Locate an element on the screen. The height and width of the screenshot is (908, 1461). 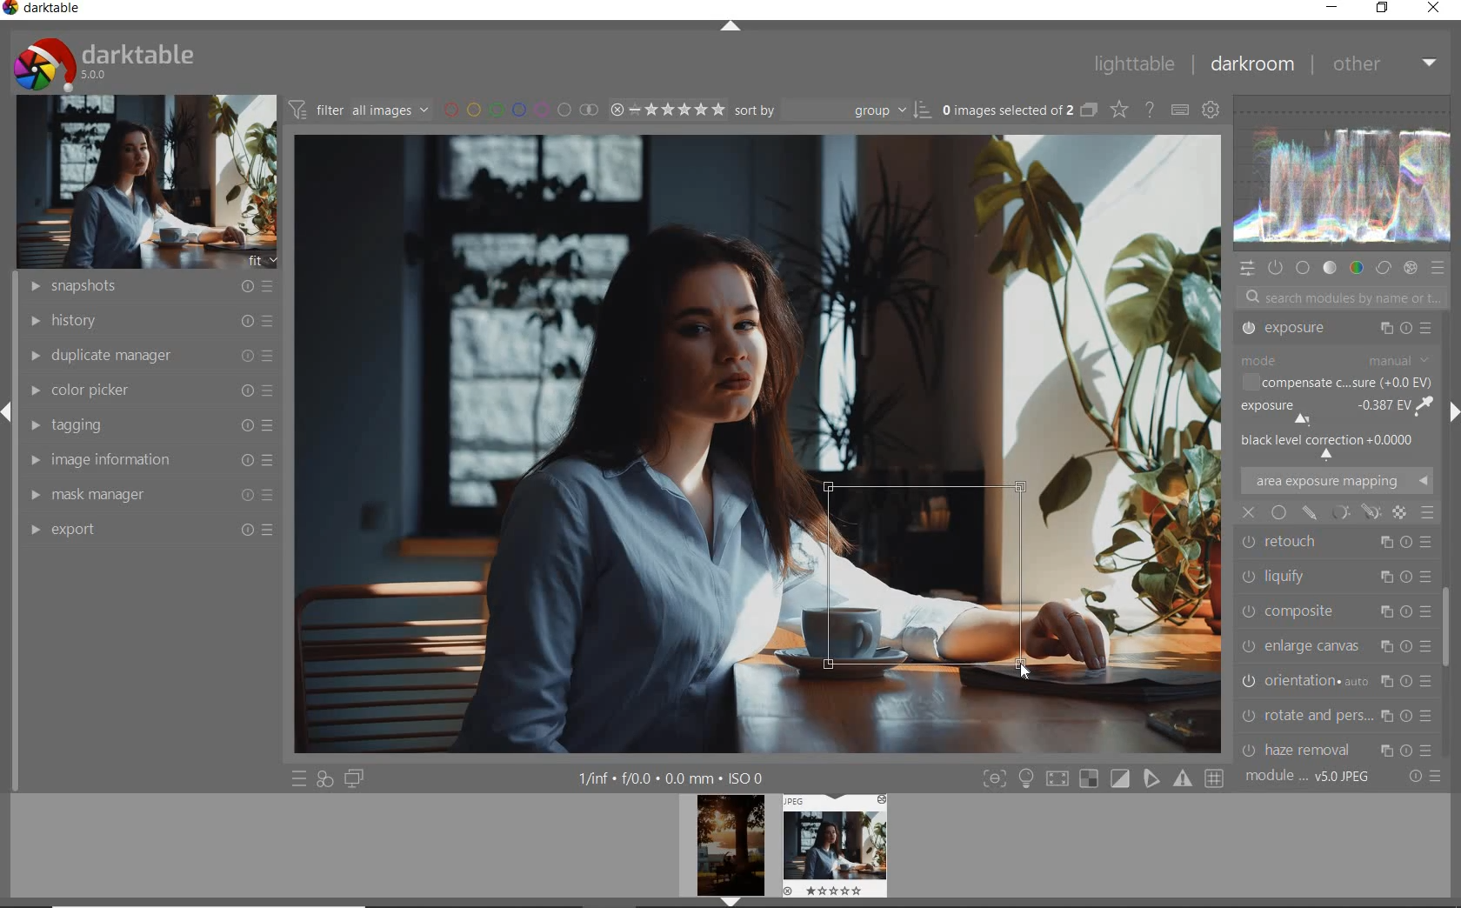
PRESET is located at coordinates (1439, 269).